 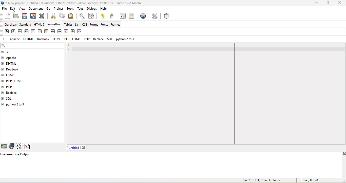 What do you see at coordinates (142, 17) in the screenshot?
I see `browser` at bounding box center [142, 17].